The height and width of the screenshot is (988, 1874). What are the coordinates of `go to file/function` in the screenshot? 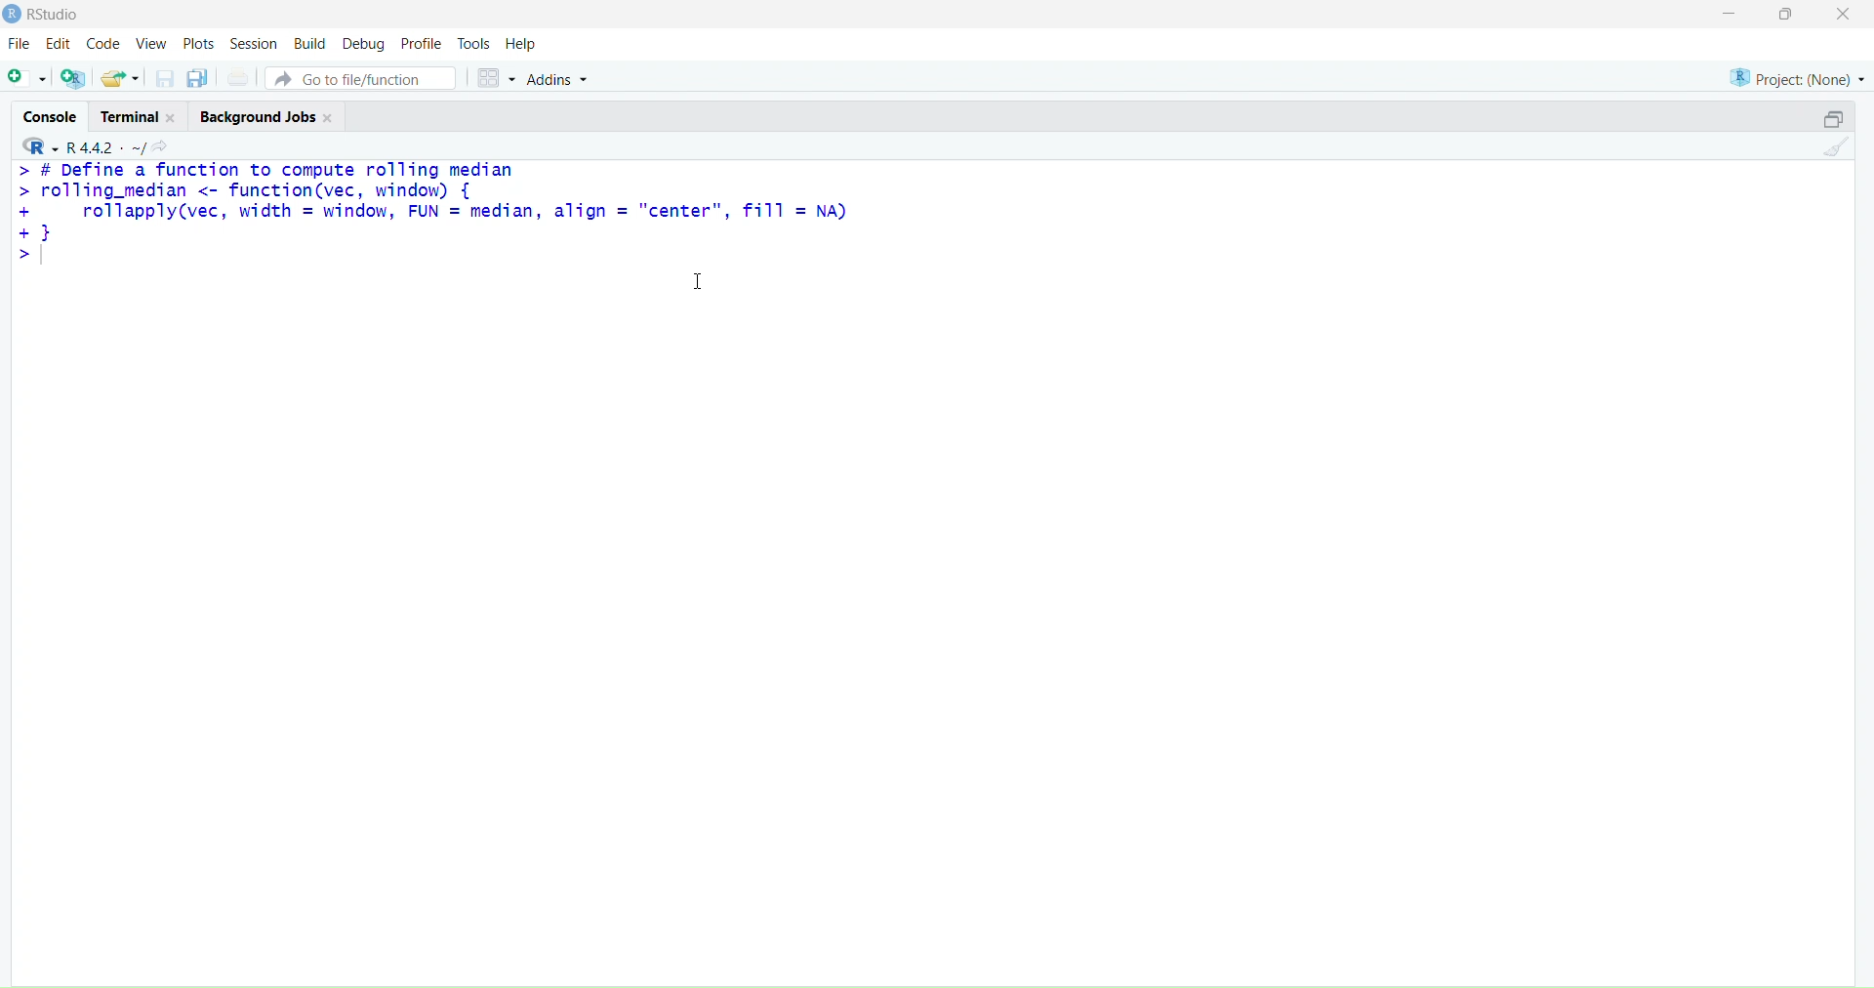 It's located at (363, 79).